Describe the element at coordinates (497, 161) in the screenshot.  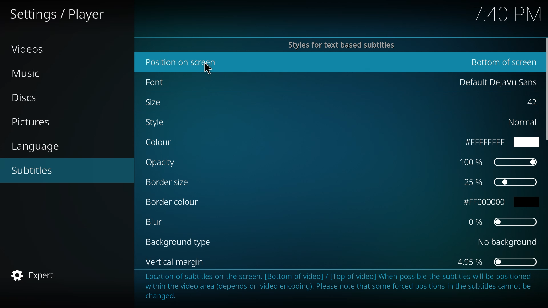
I see `100` at that location.